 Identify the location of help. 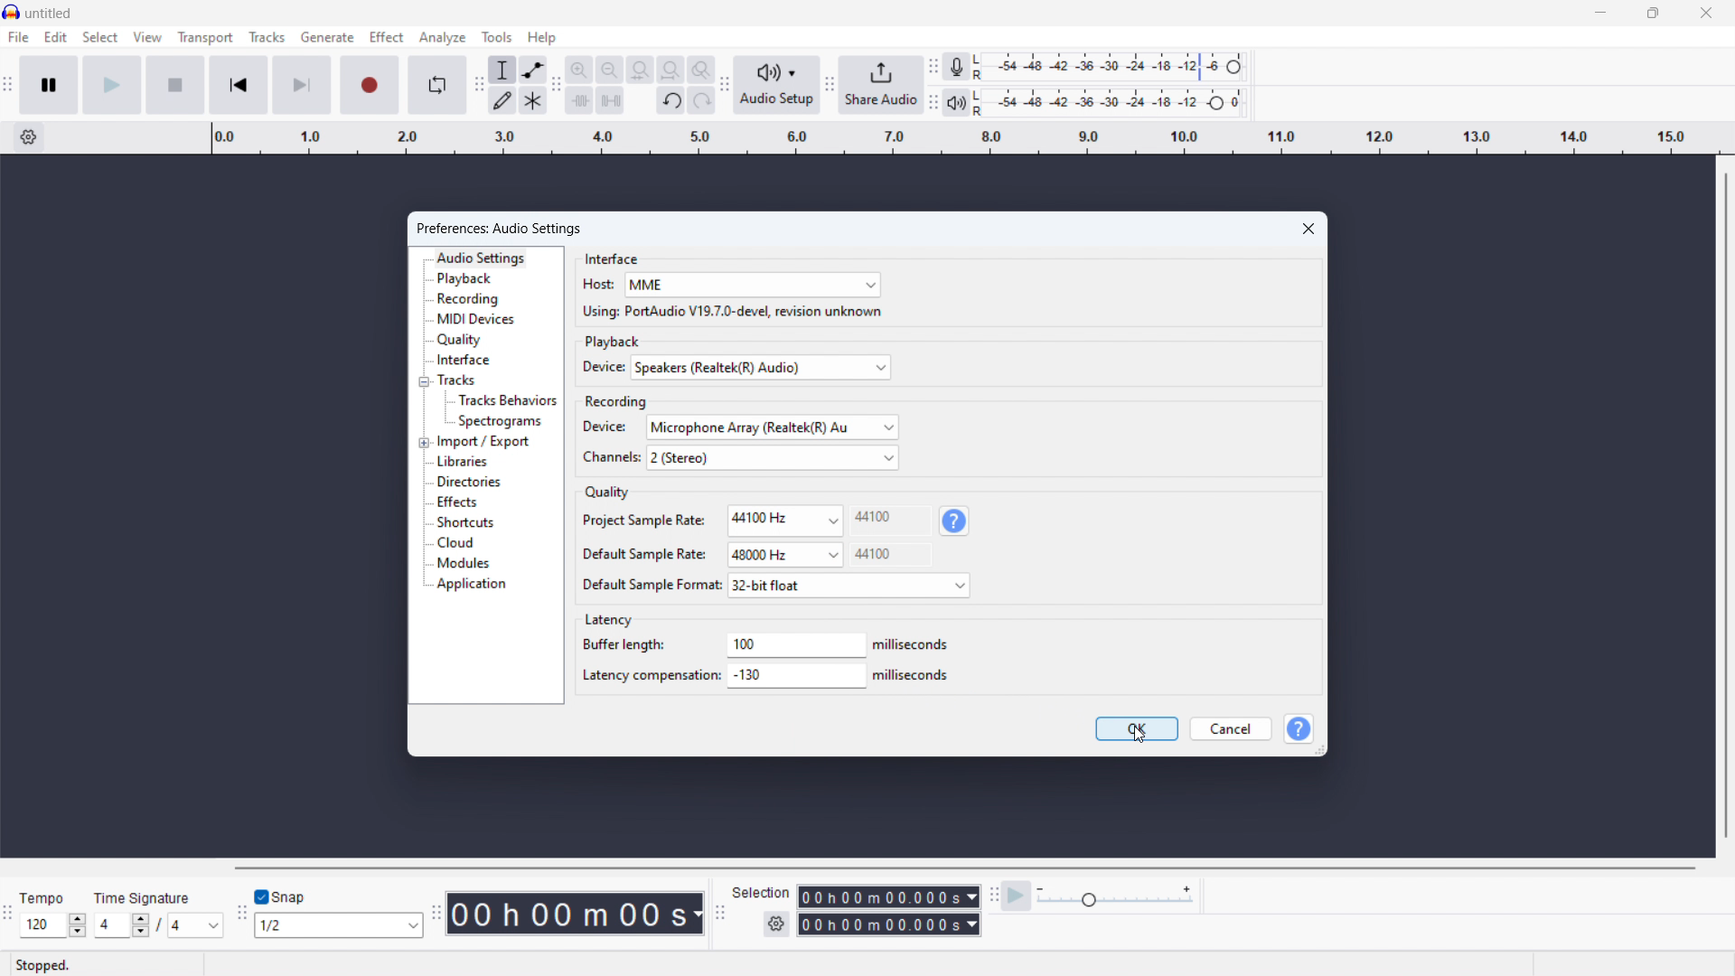
(1300, 728).